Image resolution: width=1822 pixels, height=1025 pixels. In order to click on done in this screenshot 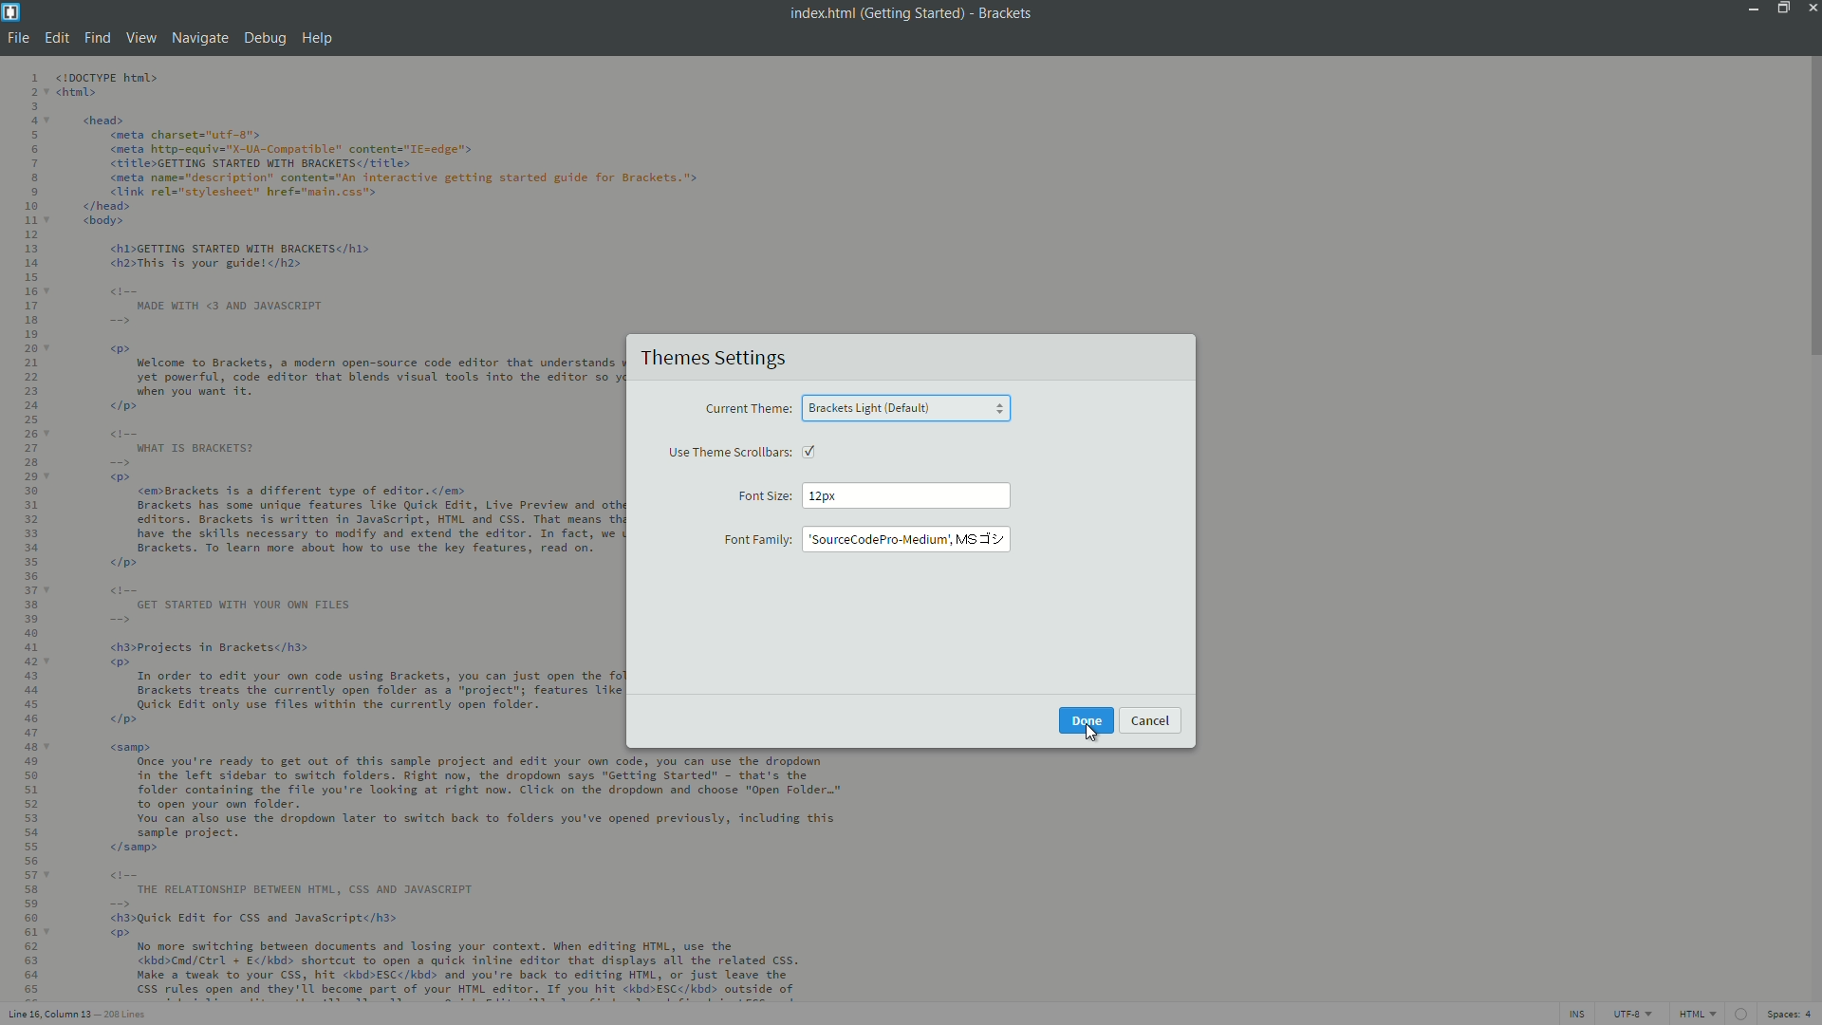, I will do `click(1088, 720)`.